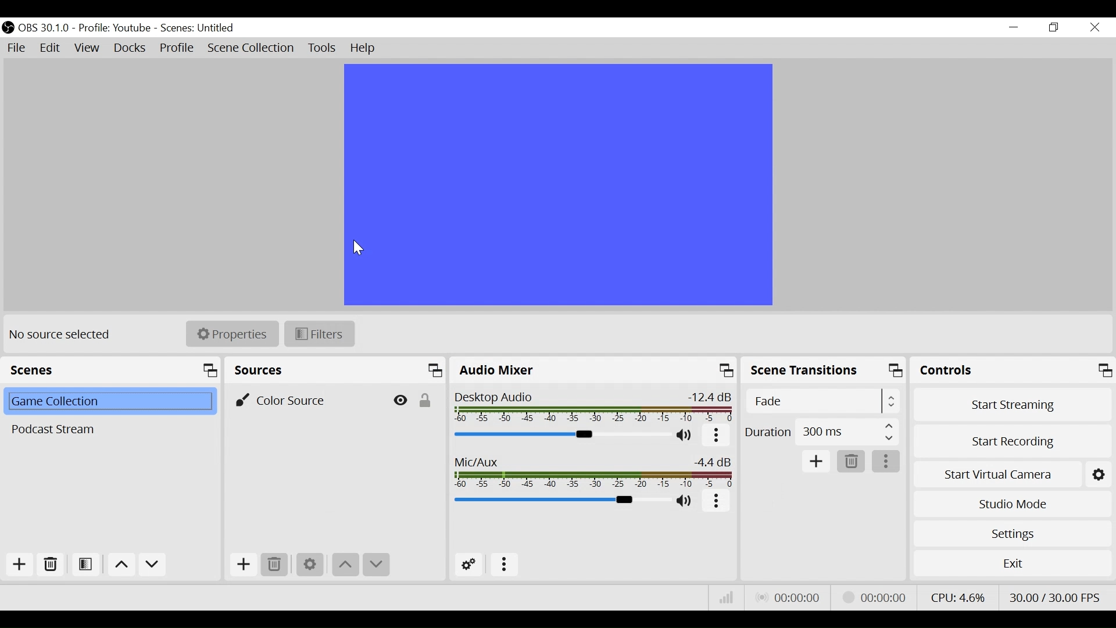  What do you see at coordinates (310, 566) in the screenshot?
I see `Settings` at bounding box center [310, 566].